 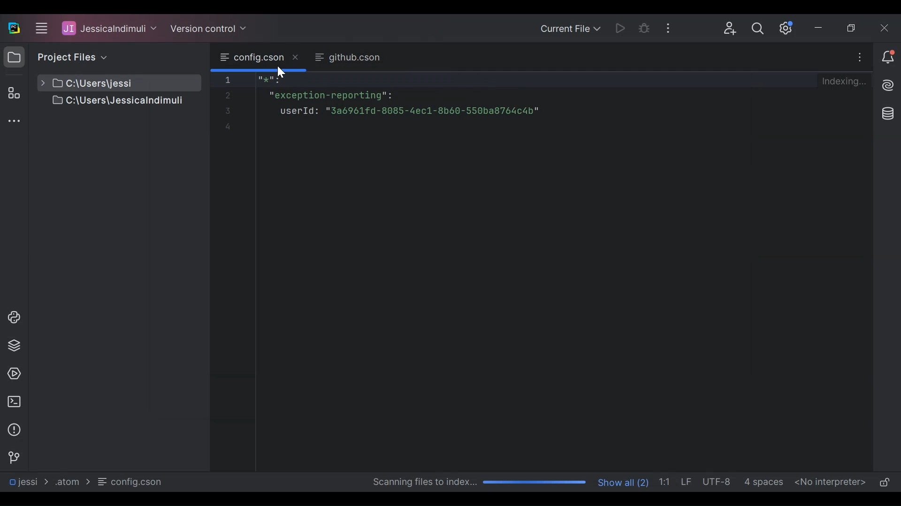 I want to click on Services, so click(x=13, y=374).